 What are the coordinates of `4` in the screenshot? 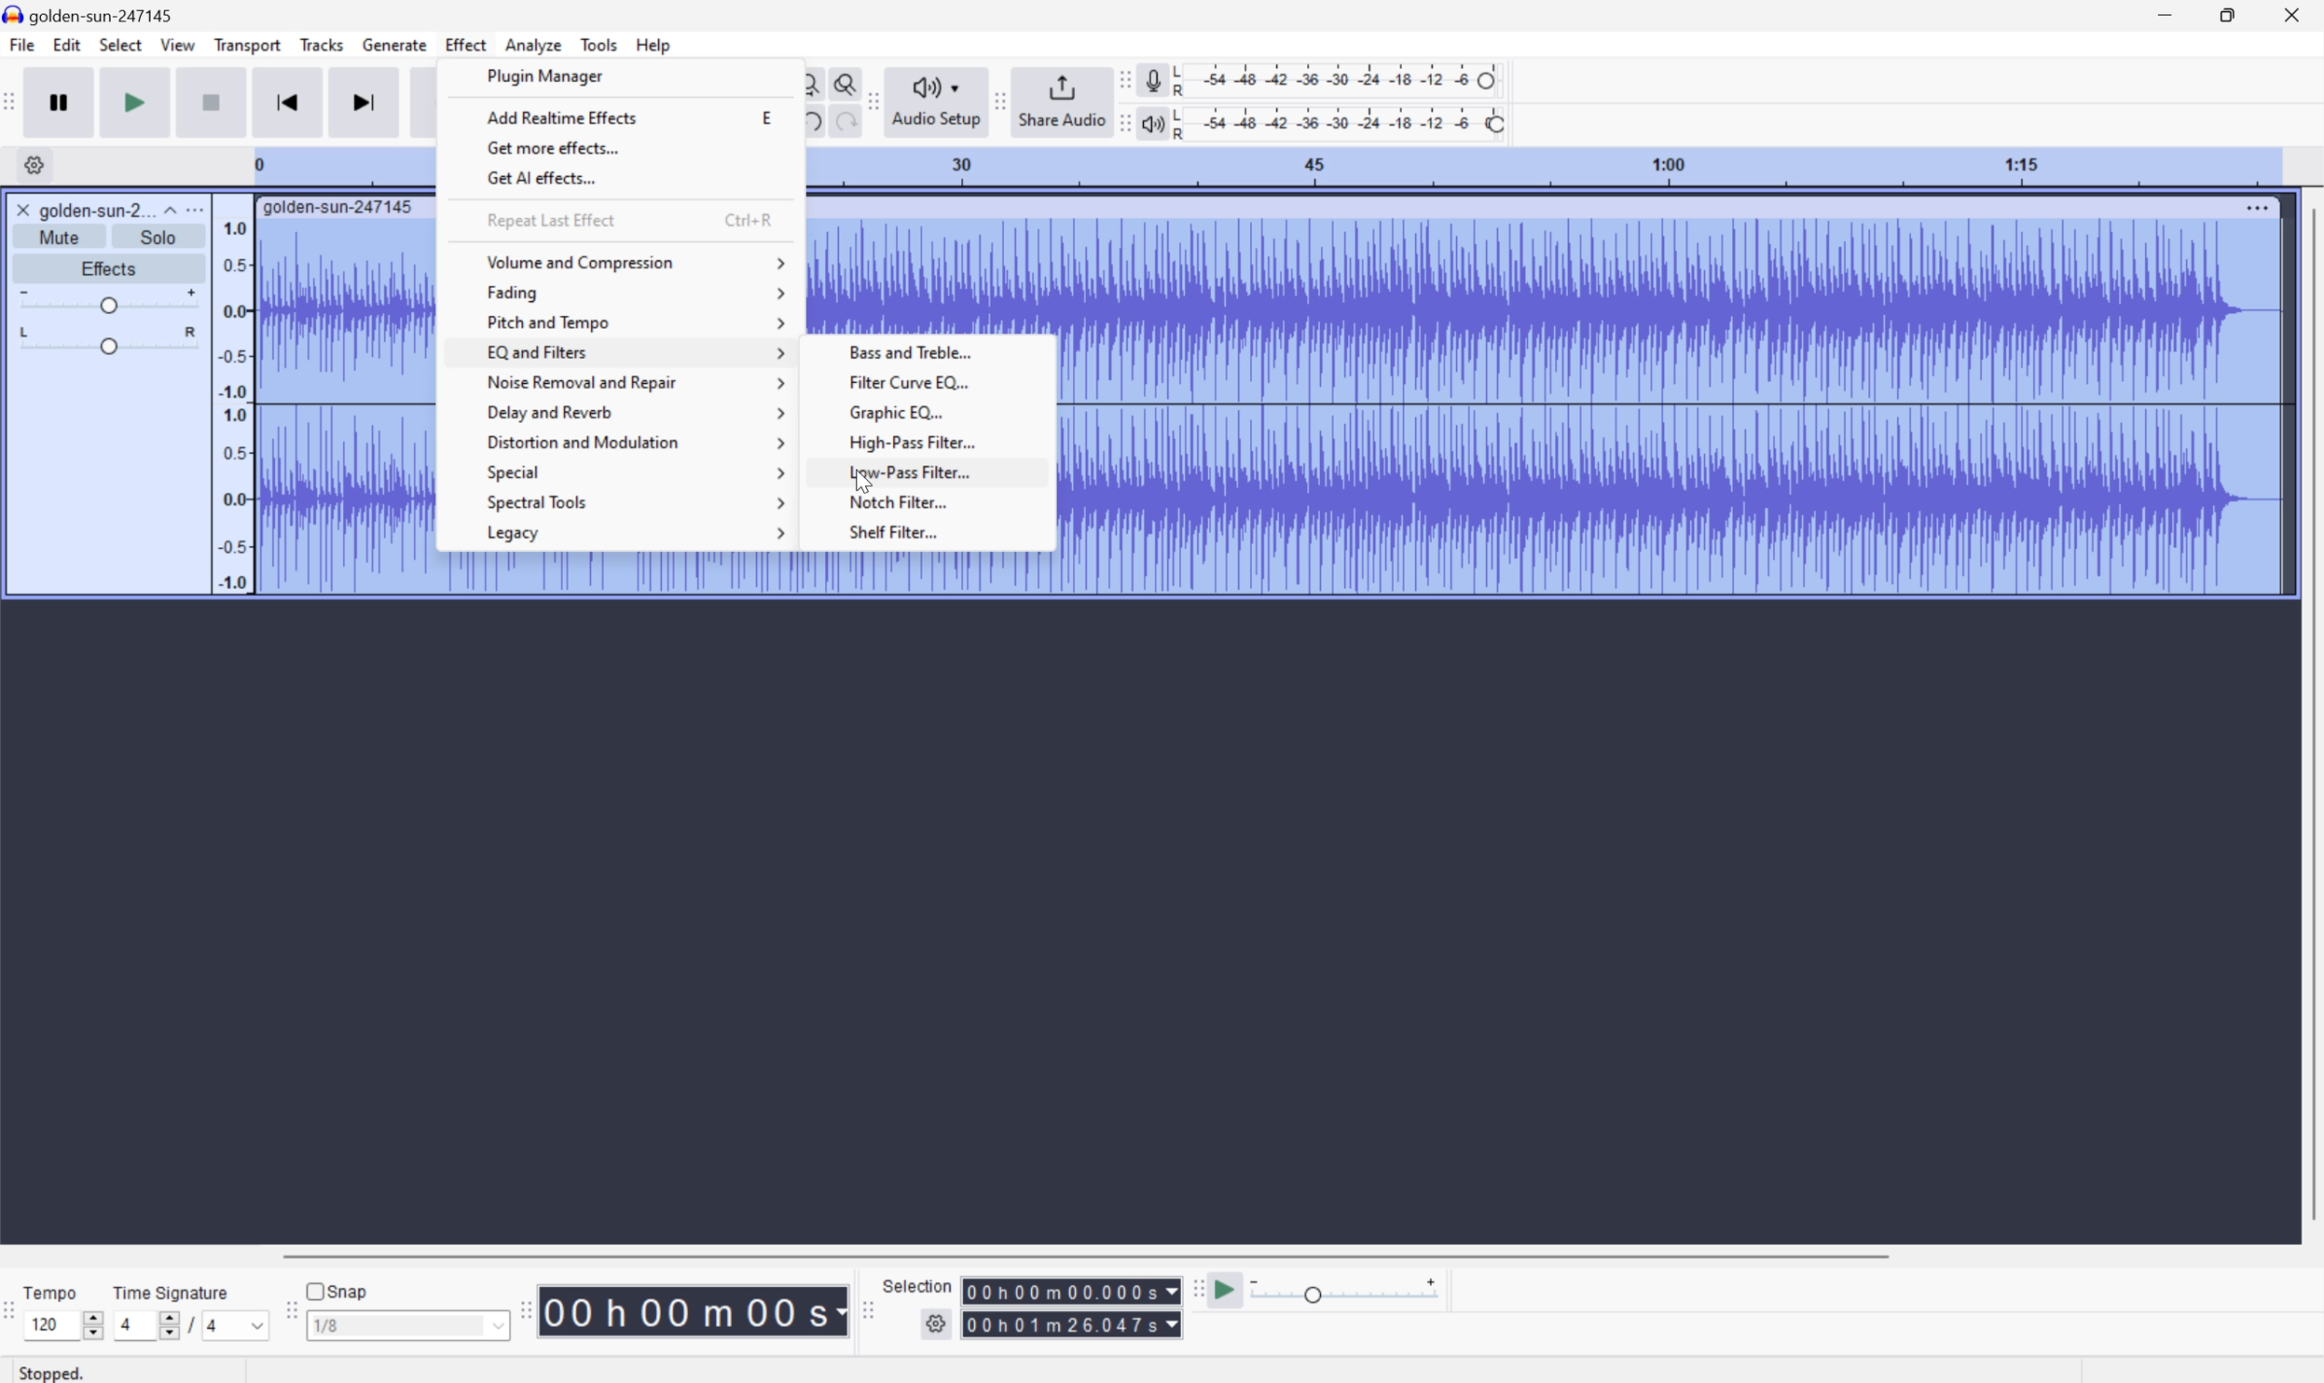 It's located at (239, 1326).